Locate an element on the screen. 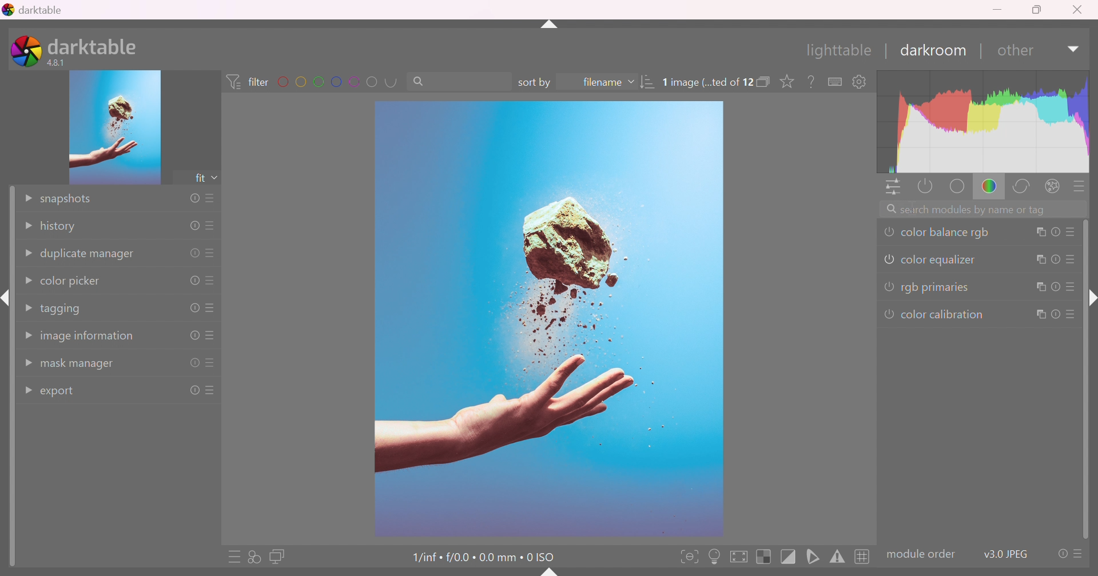 The height and width of the screenshot is (576, 1098). toggle guide lines is located at coordinates (861, 557).